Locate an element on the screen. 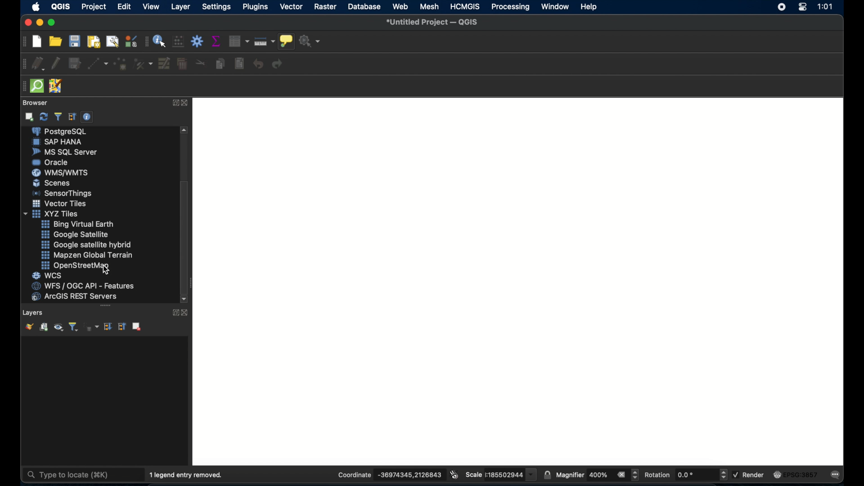 This screenshot has height=486, width=864. postgre sql is located at coordinates (62, 131).